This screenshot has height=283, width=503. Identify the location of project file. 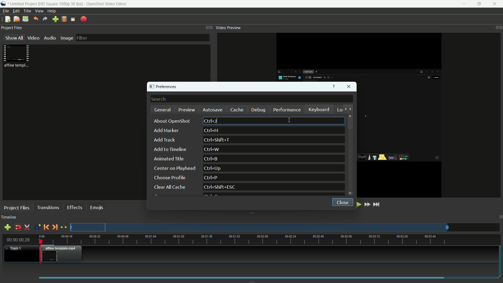
(17, 56).